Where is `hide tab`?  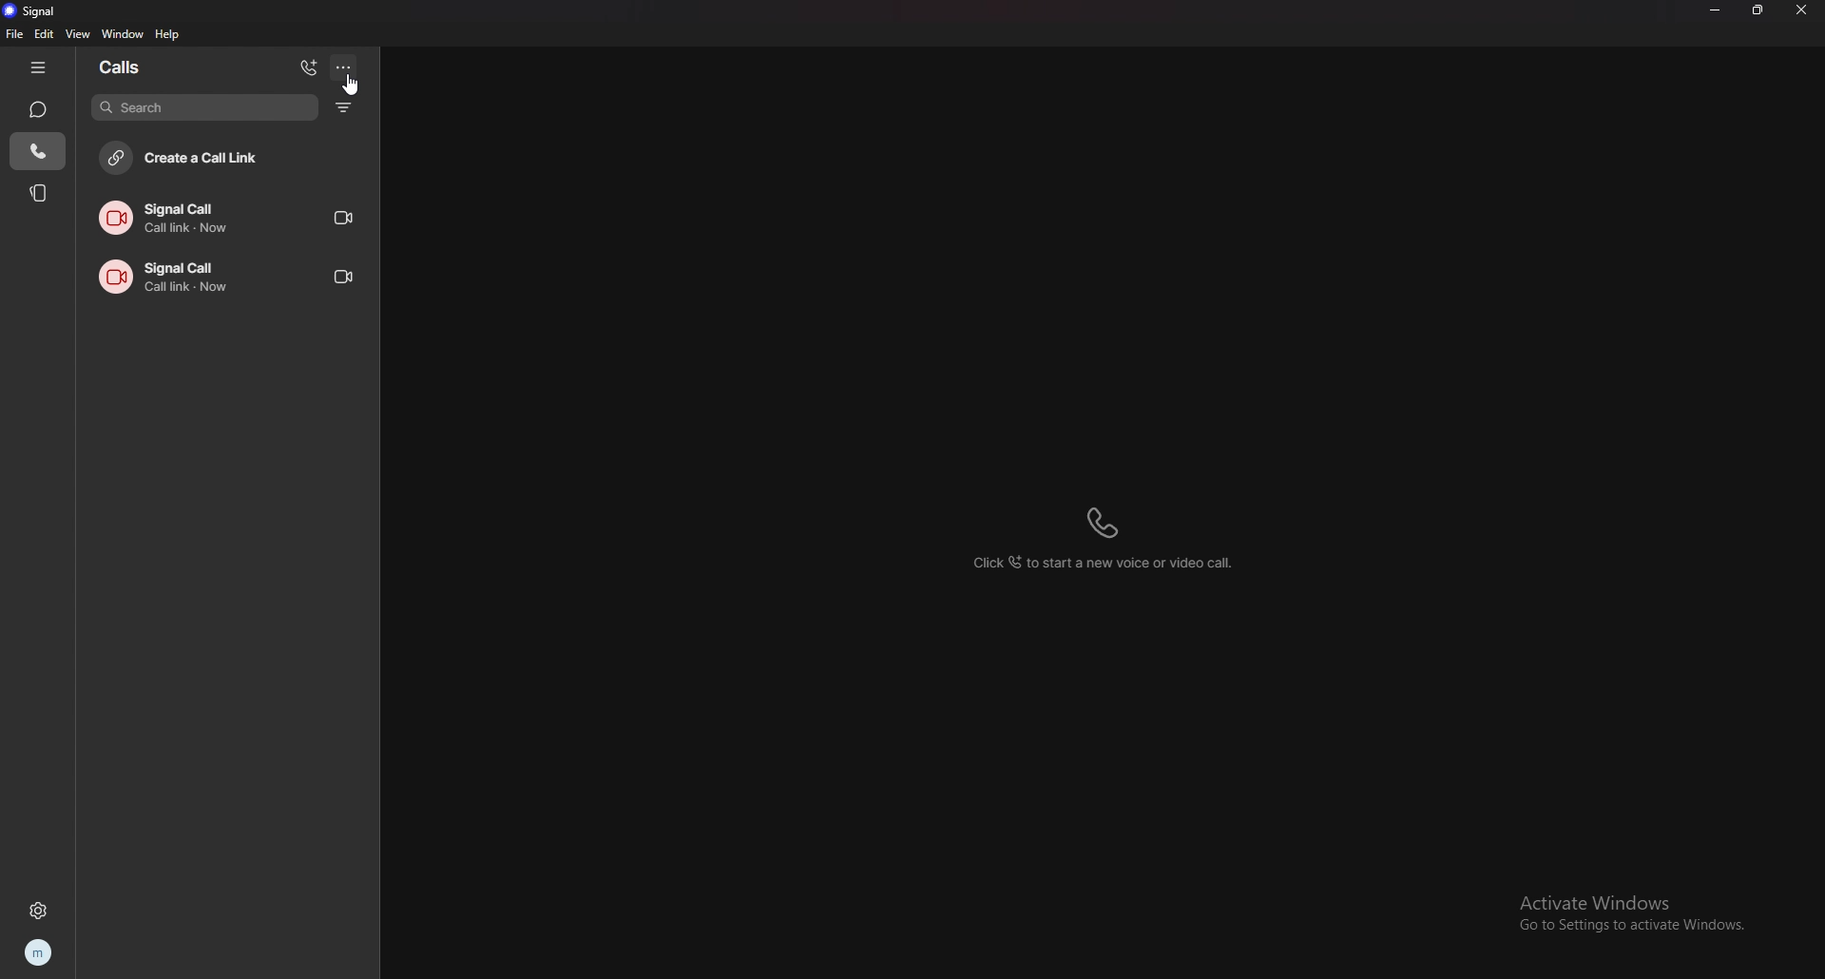
hide tab is located at coordinates (39, 66).